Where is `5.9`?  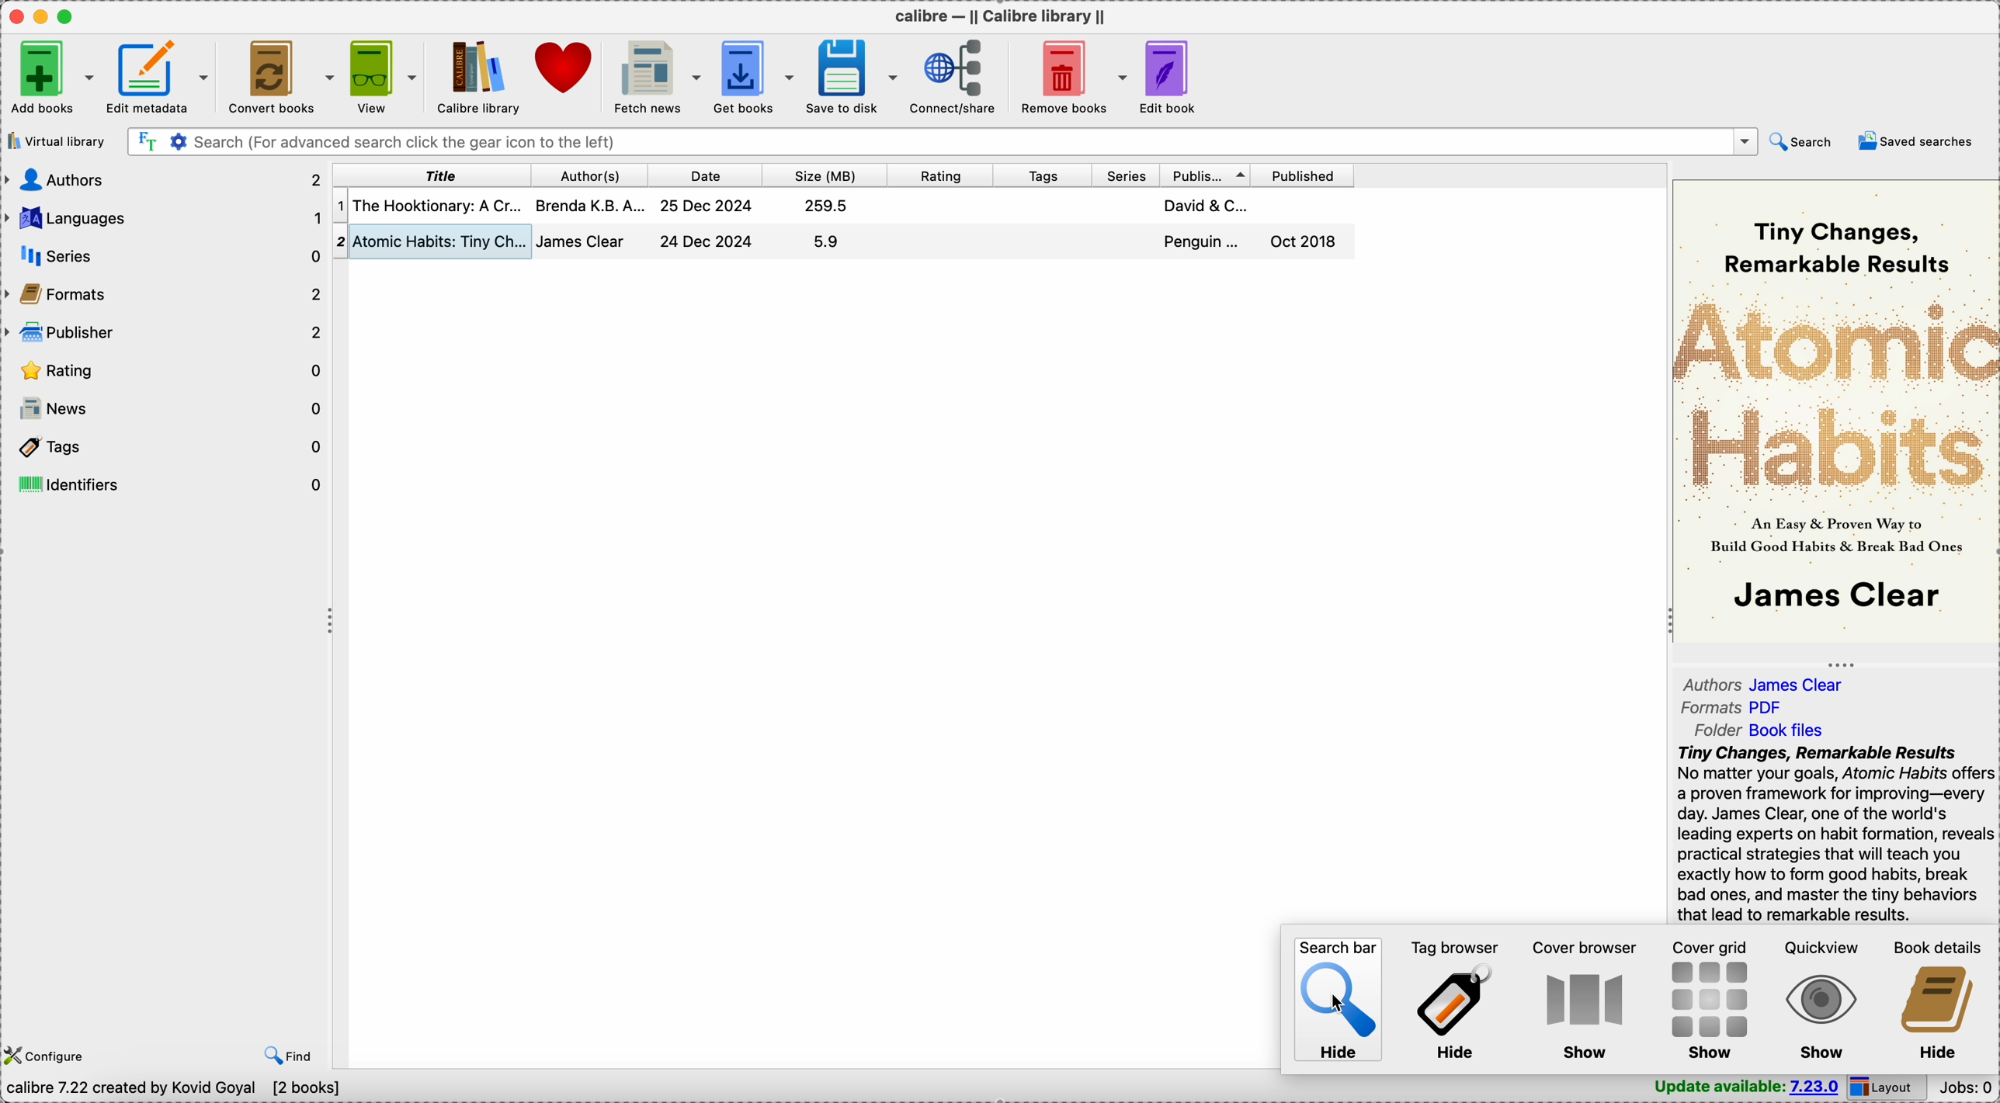
5.9 is located at coordinates (827, 241).